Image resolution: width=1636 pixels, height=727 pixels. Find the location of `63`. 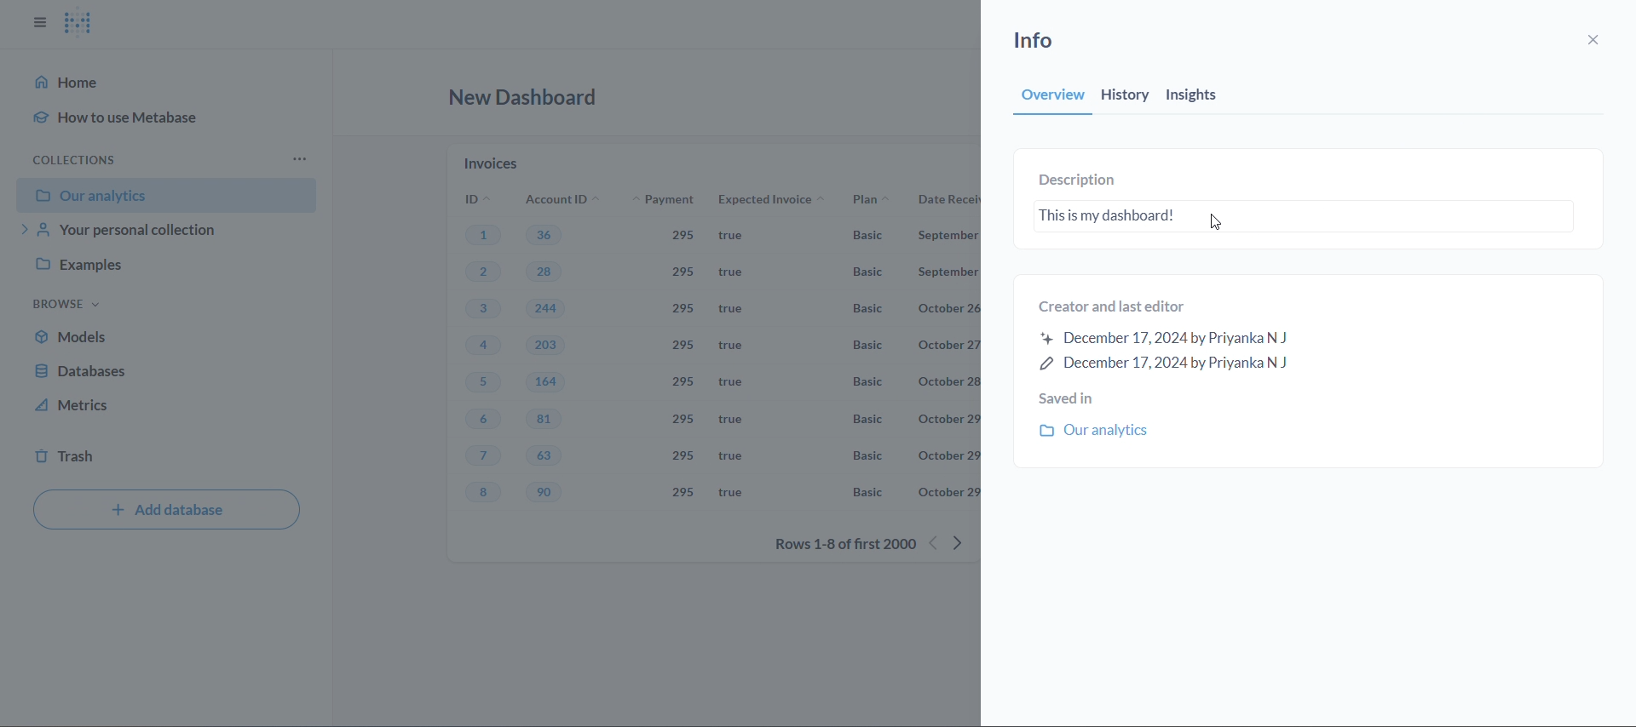

63 is located at coordinates (549, 456).